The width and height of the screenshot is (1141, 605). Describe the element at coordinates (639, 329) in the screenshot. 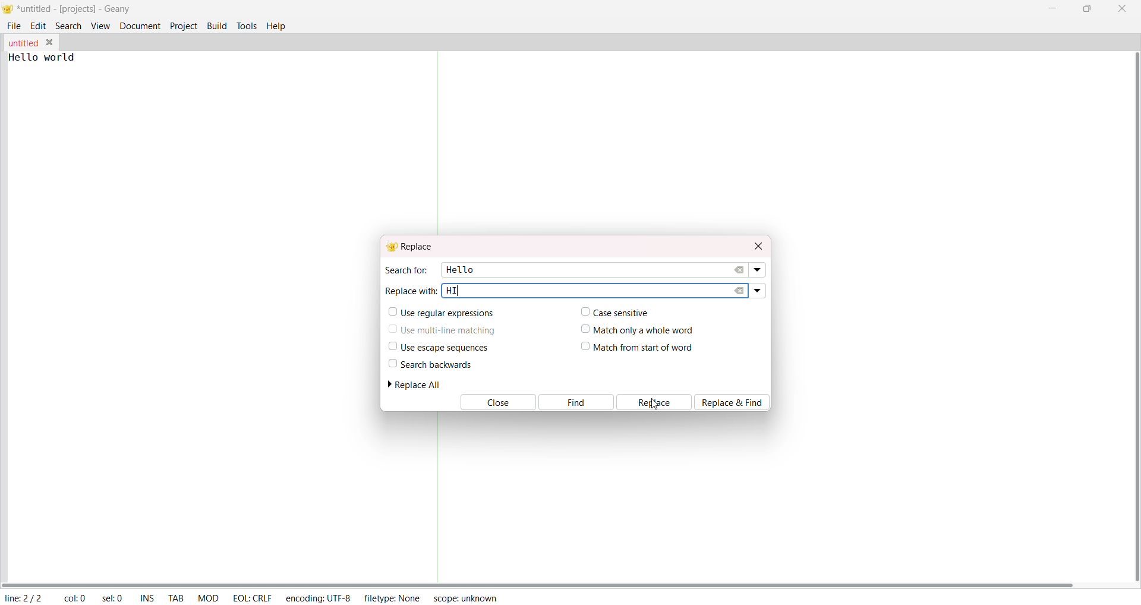

I see `match only a whole word` at that location.